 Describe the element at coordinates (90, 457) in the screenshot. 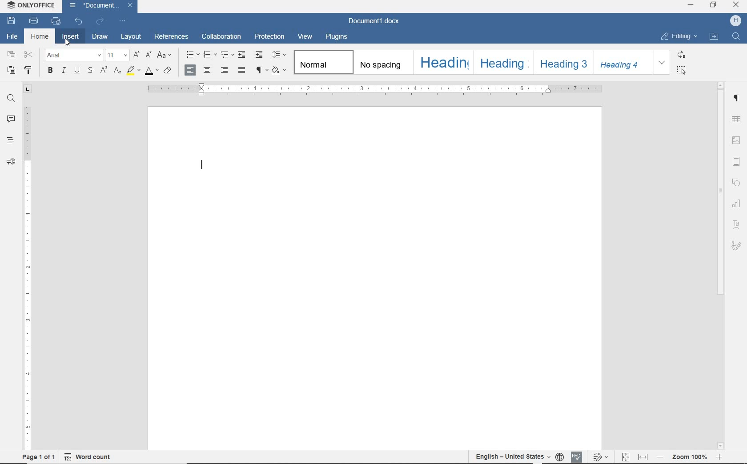

I see `word count` at that location.